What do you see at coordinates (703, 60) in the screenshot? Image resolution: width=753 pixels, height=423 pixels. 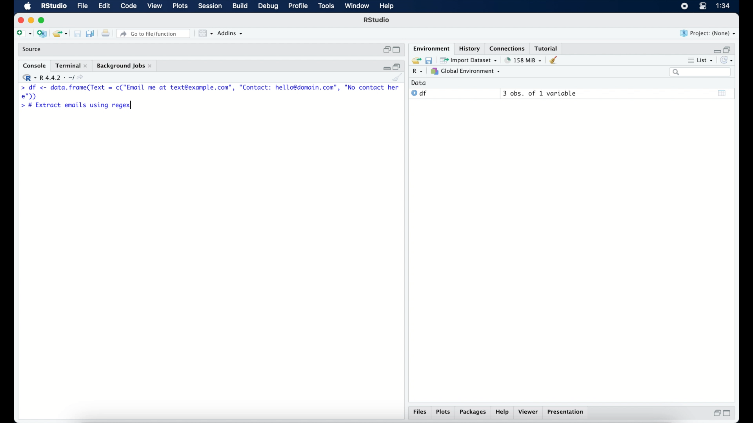 I see `list` at bounding box center [703, 60].